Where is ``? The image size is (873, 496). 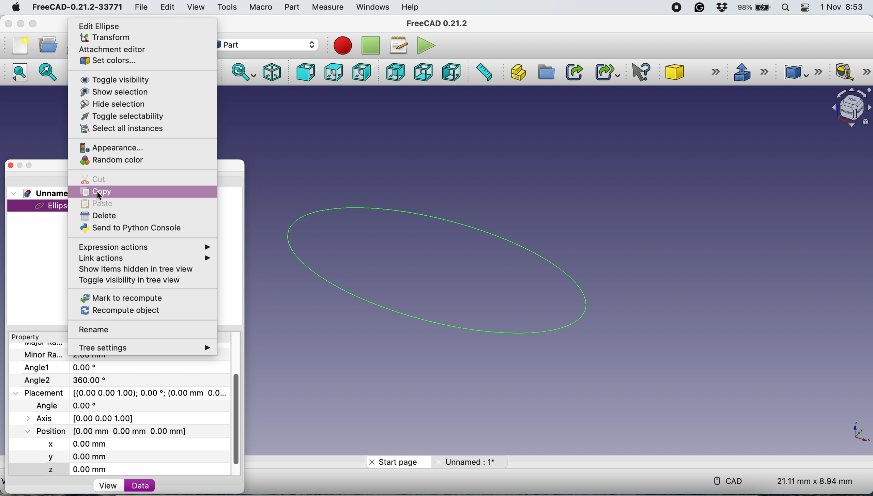  is located at coordinates (866, 8).